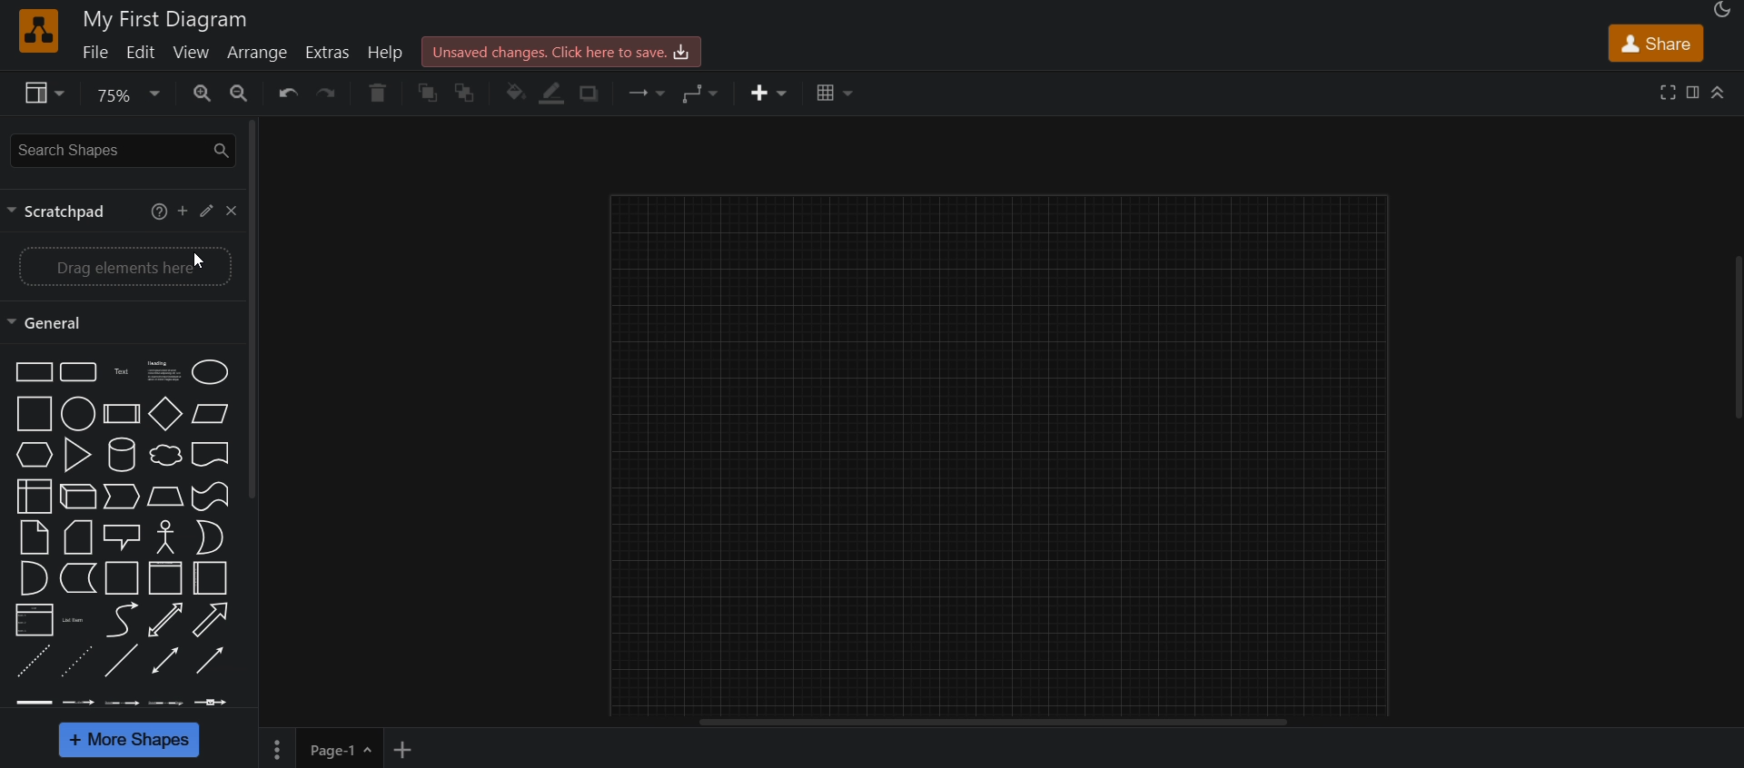 Image resolution: width=1744 pixels, height=768 pixels. Describe the element at coordinates (41, 95) in the screenshot. I see `view` at that location.